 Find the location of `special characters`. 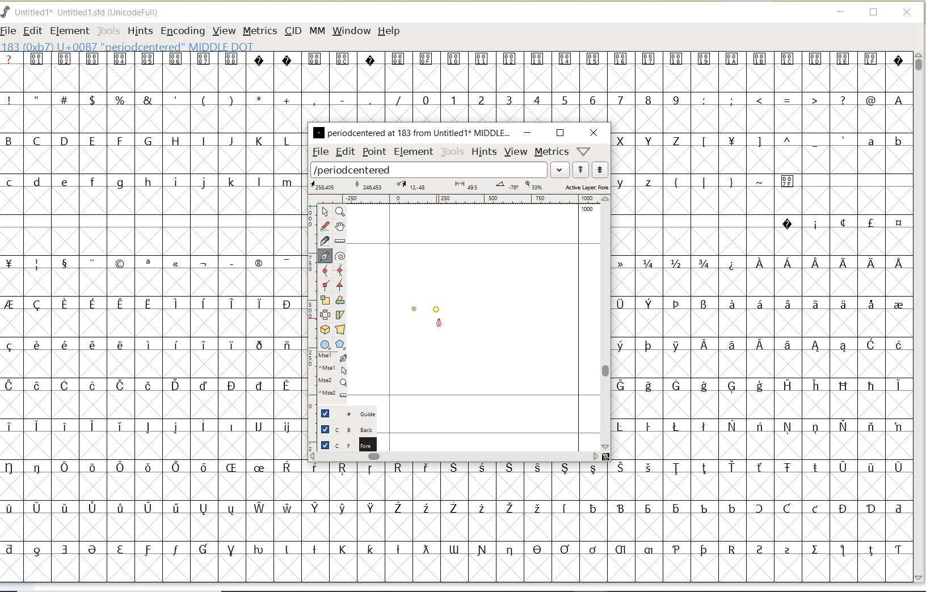

special characters is located at coordinates (805, 100).